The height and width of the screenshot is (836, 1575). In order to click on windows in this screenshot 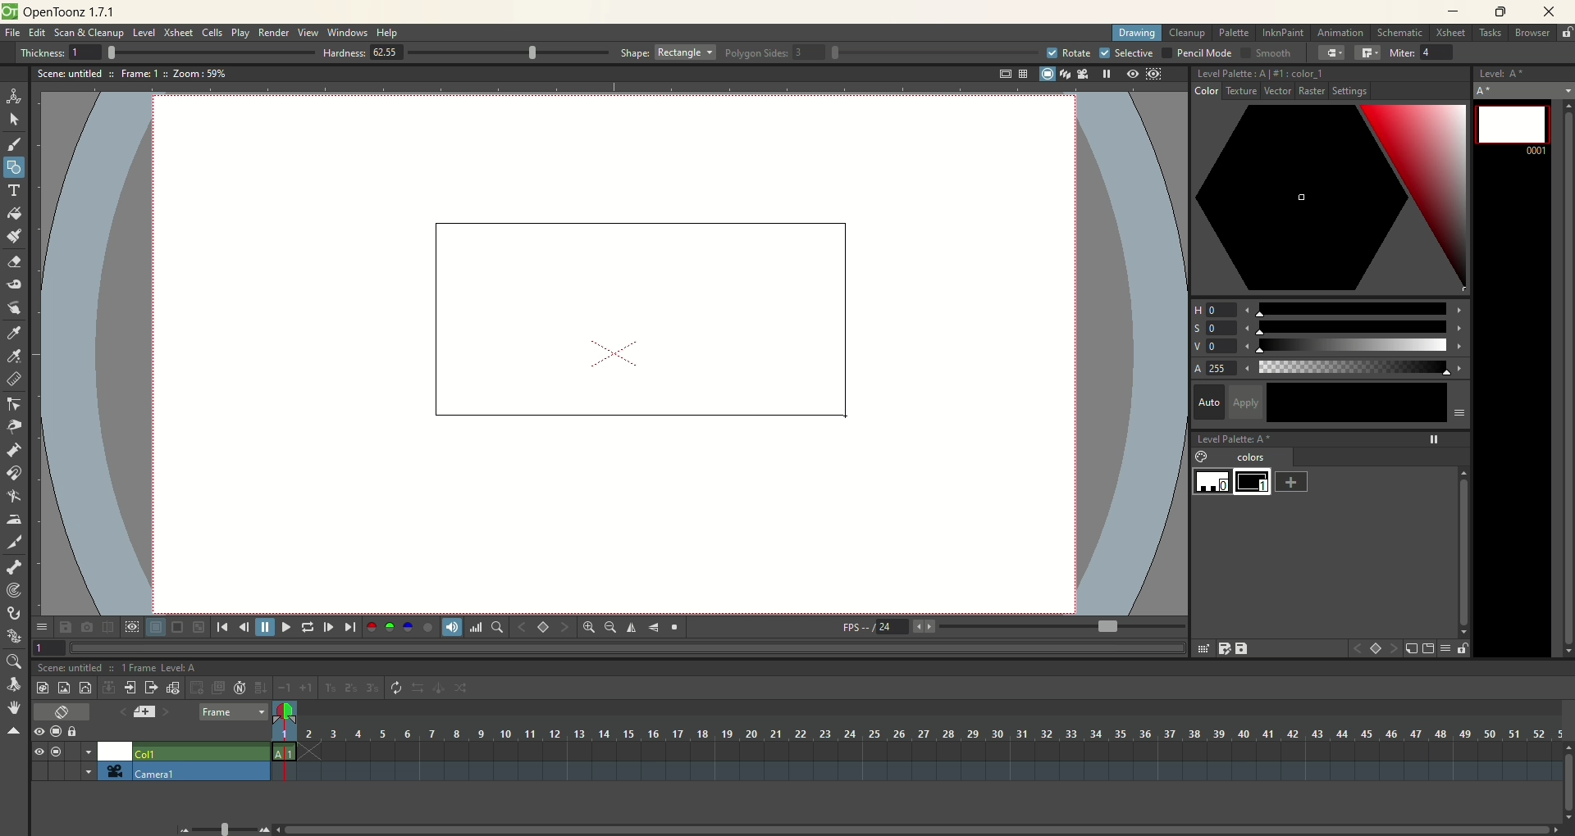, I will do `click(349, 33)`.